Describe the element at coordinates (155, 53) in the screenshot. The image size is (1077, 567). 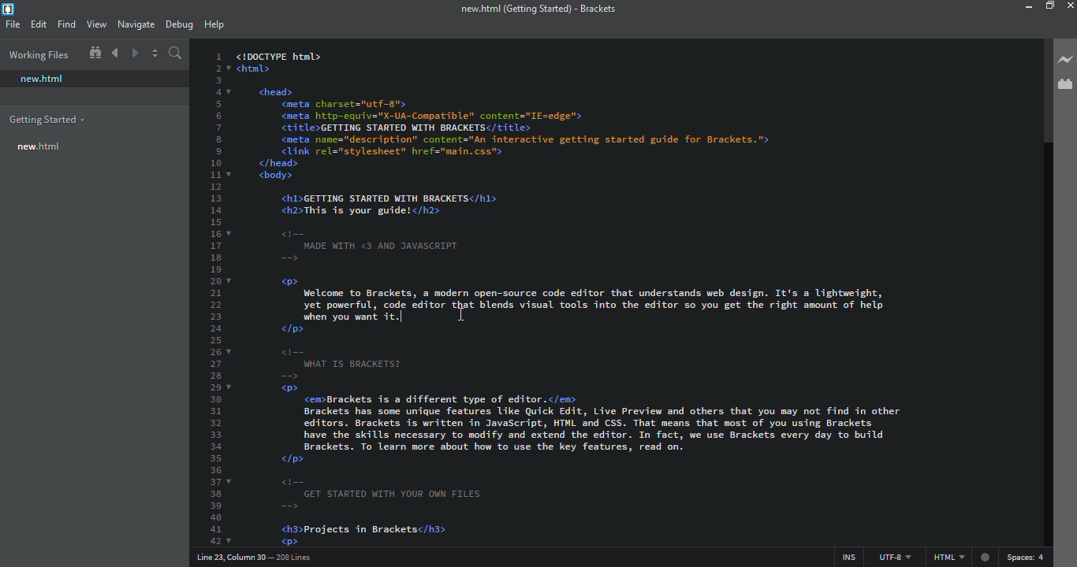
I see `split editor` at that location.